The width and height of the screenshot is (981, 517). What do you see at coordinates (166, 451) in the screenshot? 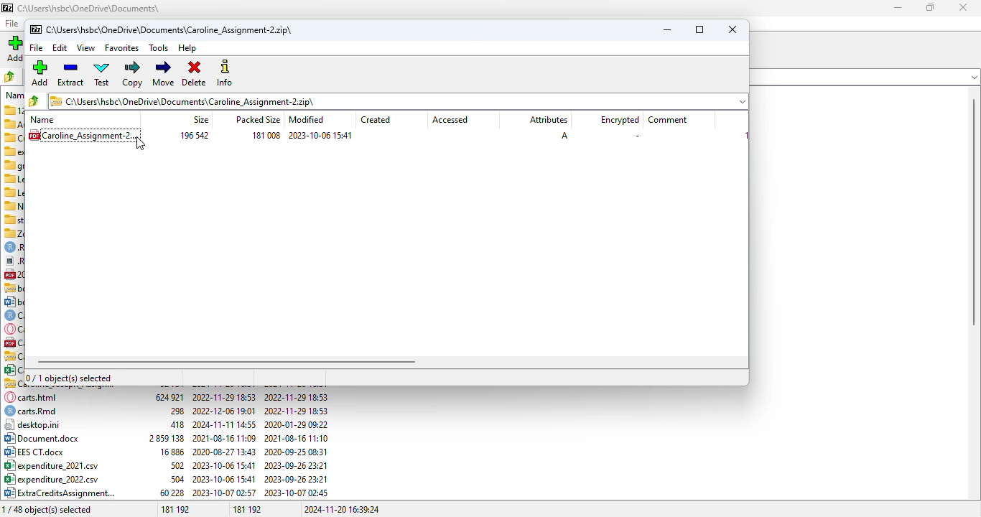
I see `B32 EES CT.doox 16886 2020-08-27 13:43 2020-09-25 08:31` at bounding box center [166, 451].